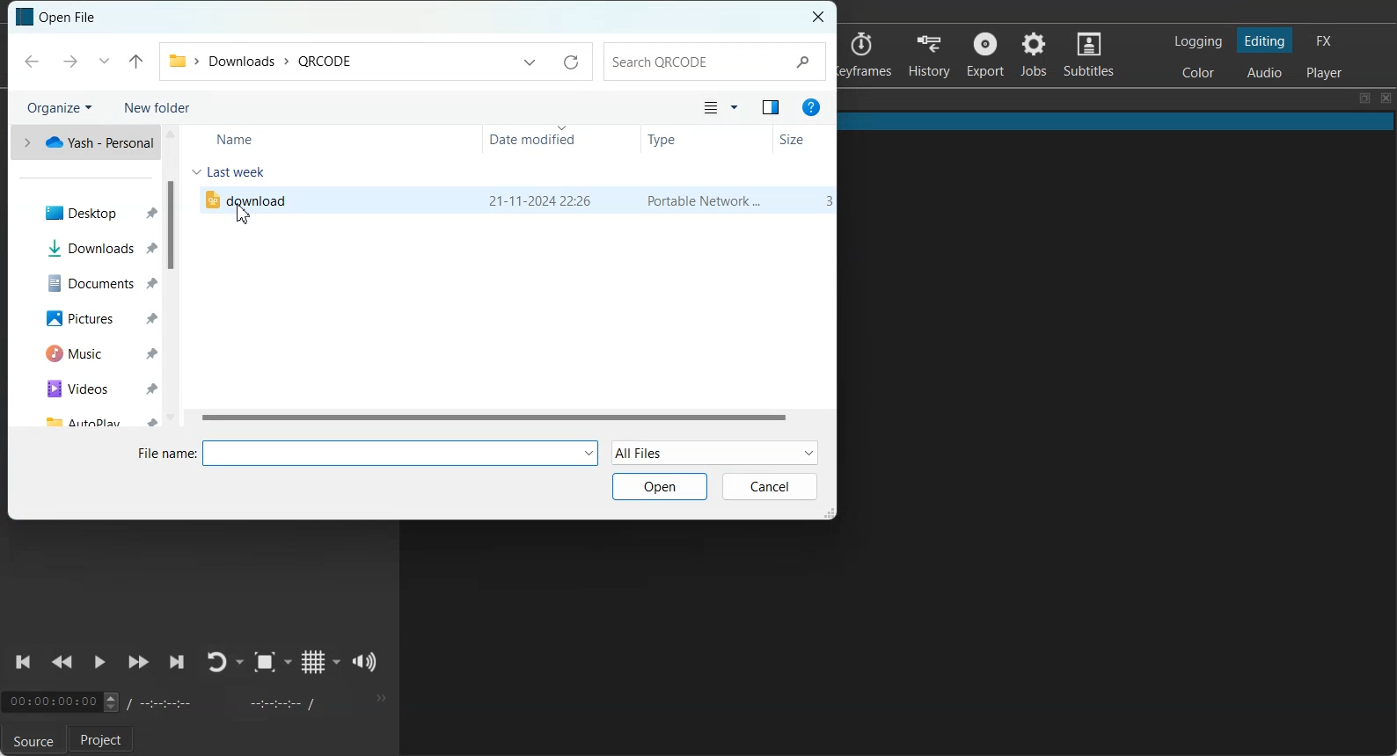 This screenshot has height=756, width=1397. I want to click on Previous Location, so click(103, 62).